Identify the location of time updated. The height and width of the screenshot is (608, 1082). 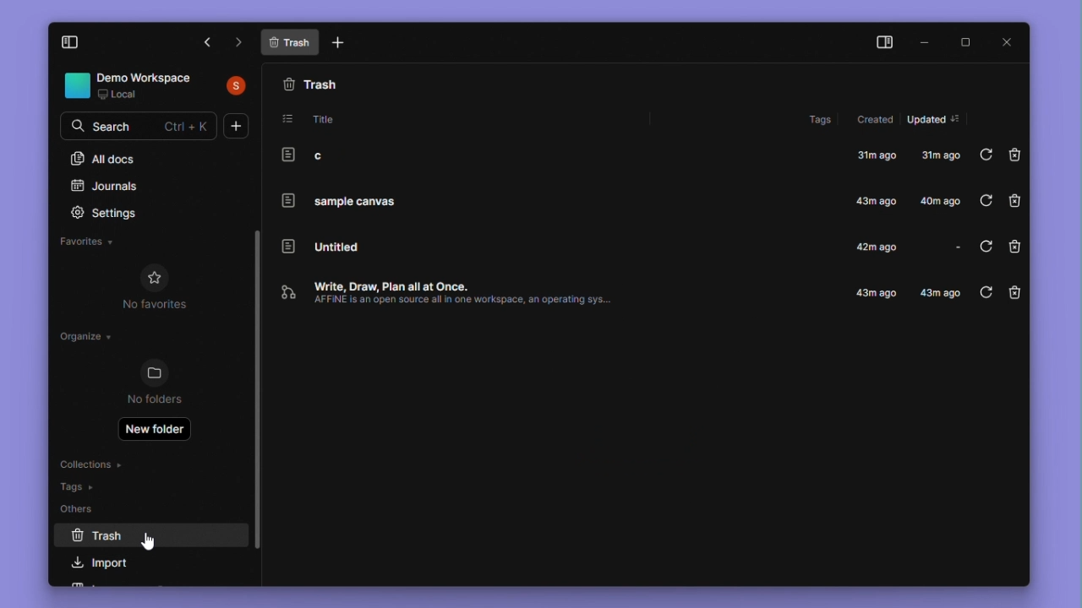
(948, 248).